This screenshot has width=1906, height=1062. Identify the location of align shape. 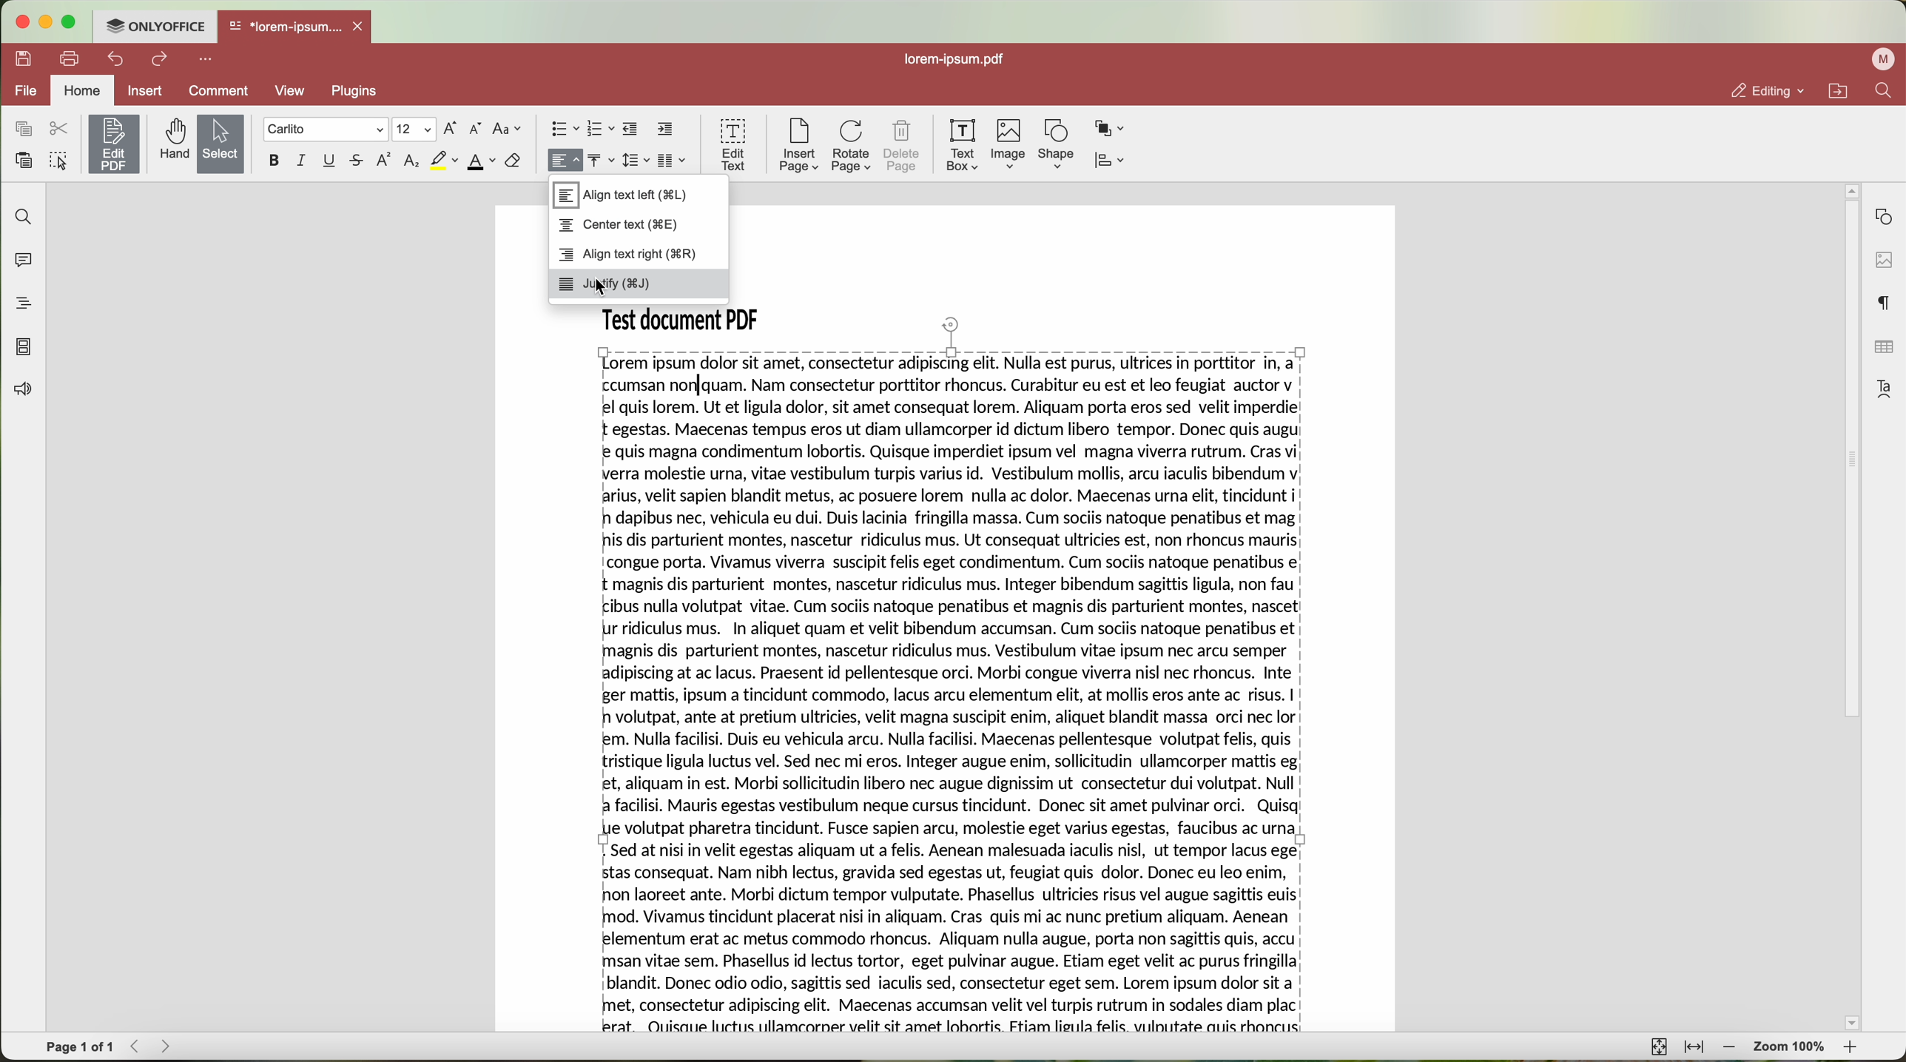
(1112, 159).